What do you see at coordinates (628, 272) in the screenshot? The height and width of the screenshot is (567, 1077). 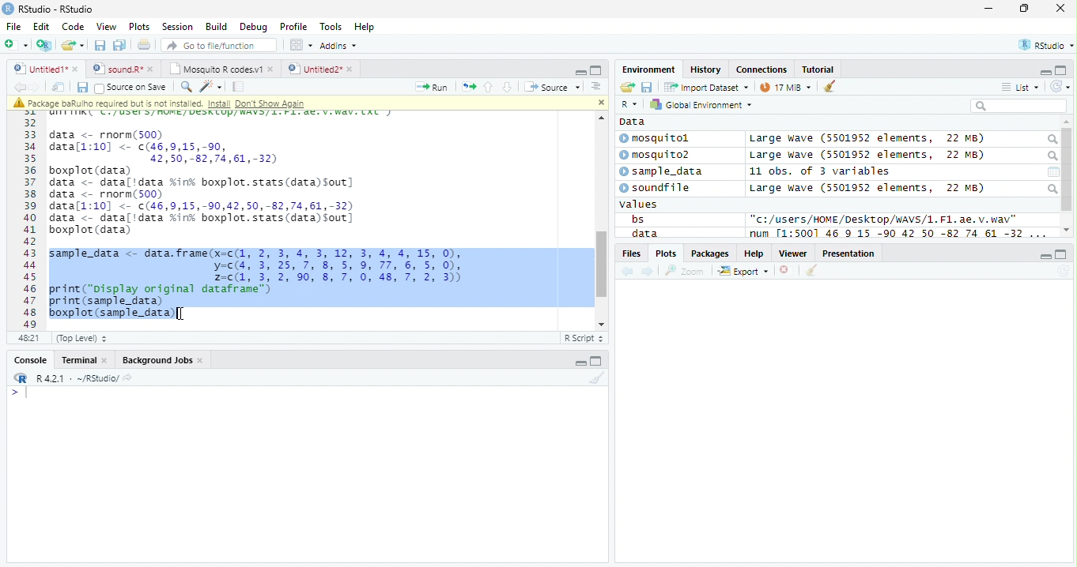 I see `Go backward` at bounding box center [628, 272].